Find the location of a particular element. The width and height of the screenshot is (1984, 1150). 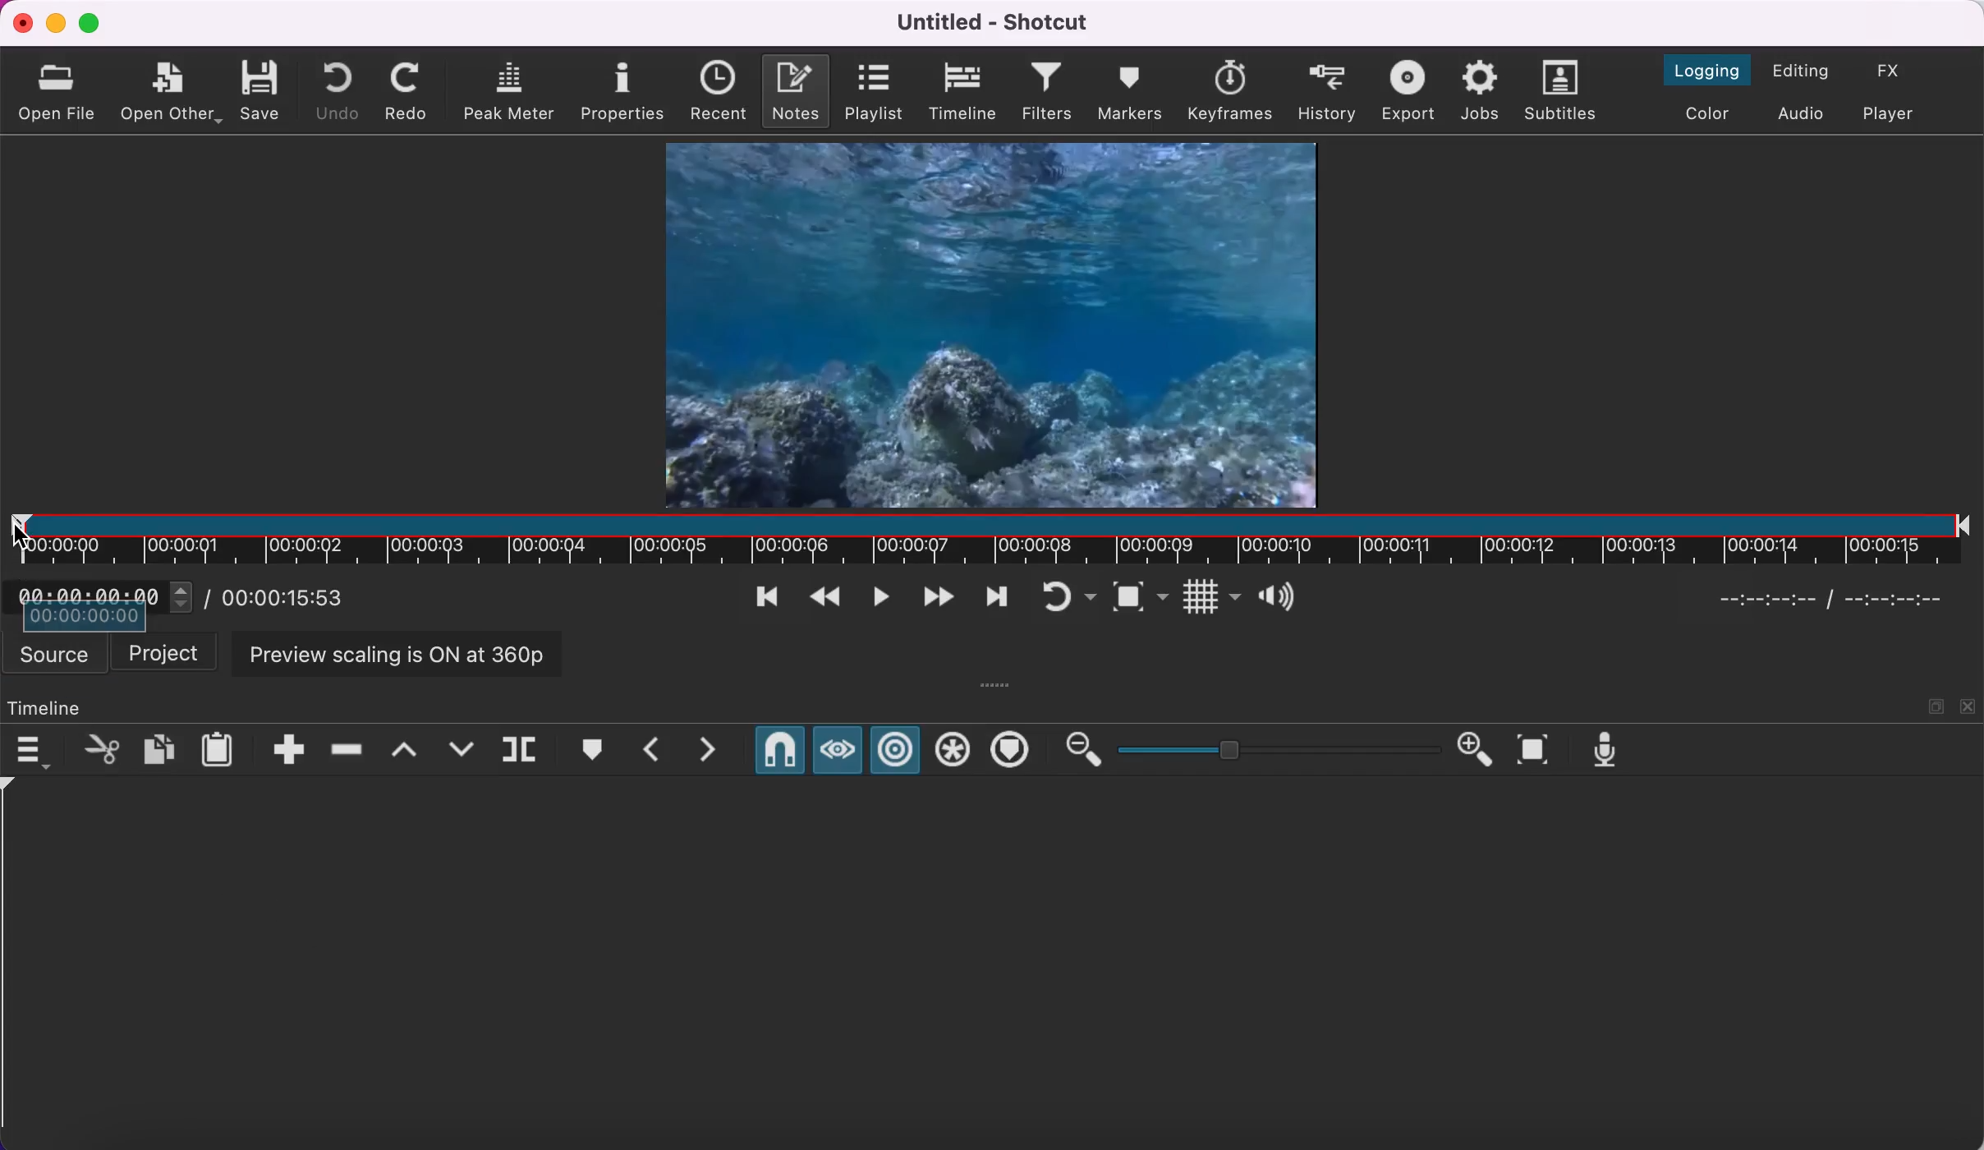

split at playhead is located at coordinates (520, 749).